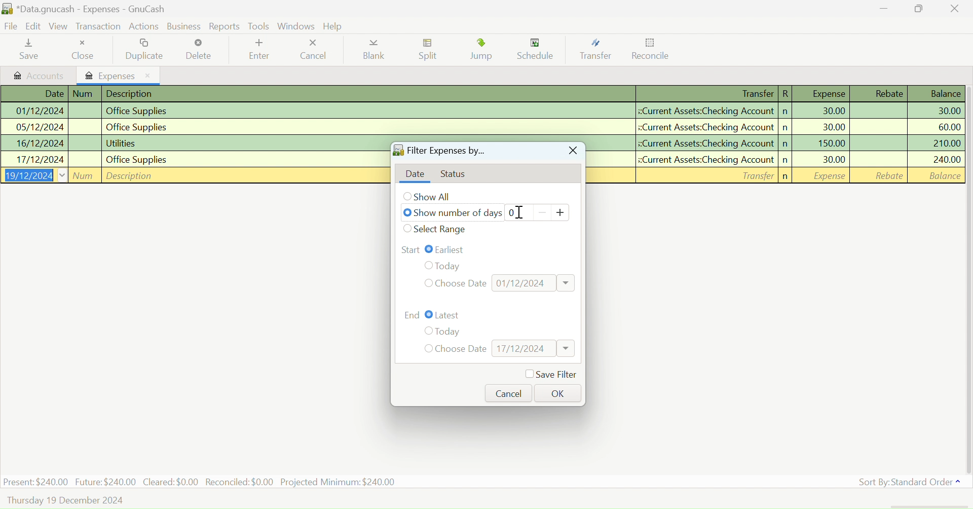 The image size is (973, 509). I want to click on Close Window, so click(572, 152).